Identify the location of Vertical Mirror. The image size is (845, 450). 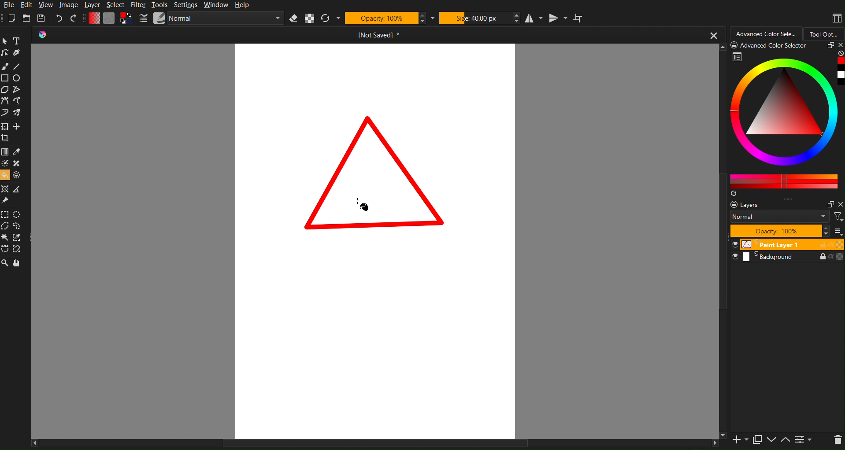
(559, 18).